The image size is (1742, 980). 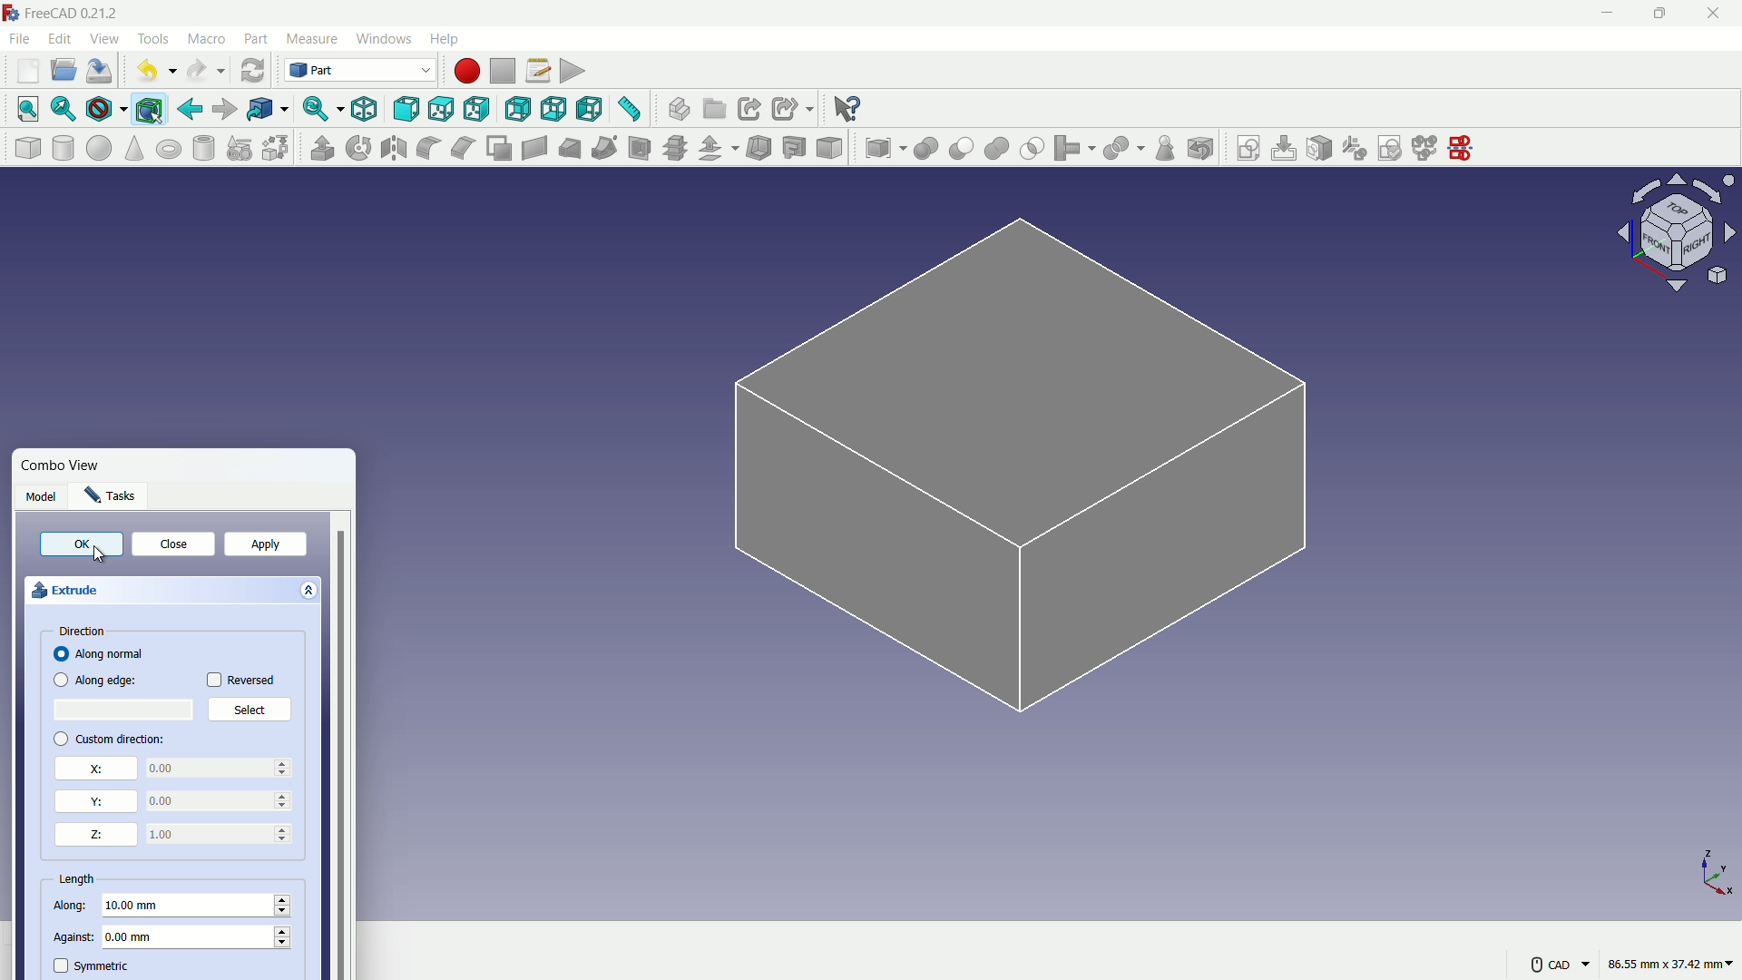 I want to click on fit all, so click(x=30, y=109).